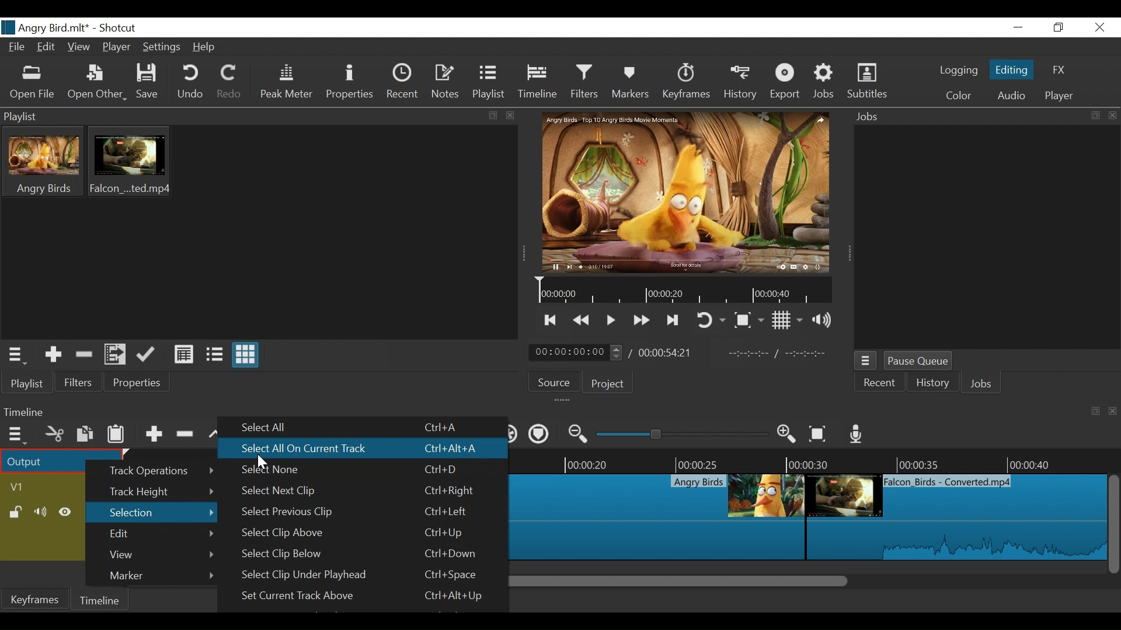 Image resolution: width=1121 pixels, height=630 pixels. What do you see at coordinates (52, 355) in the screenshot?
I see `Add the Source to the playlist` at bounding box center [52, 355].